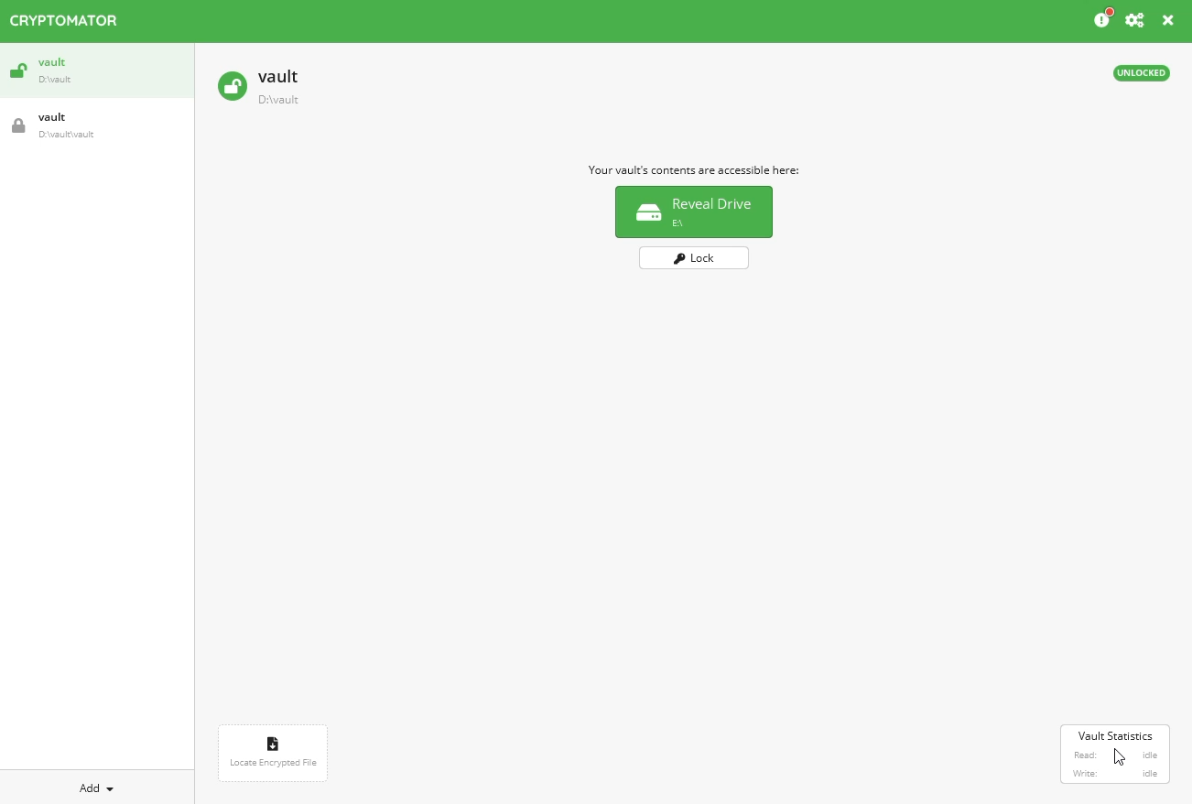 Image resolution: width=1192 pixels, height=804 pixels. Describe the element at coordinates (96, 71) in the screenshot. I see `vault` at that location.